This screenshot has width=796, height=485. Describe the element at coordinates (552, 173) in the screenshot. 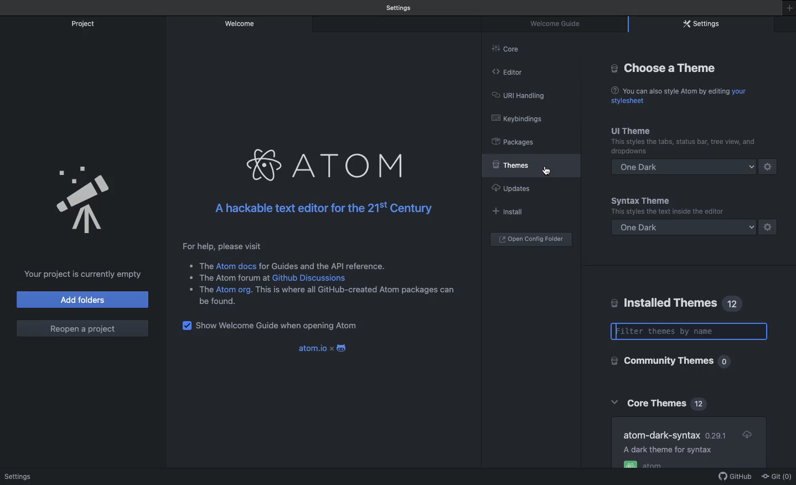

I see `cursor` at that location.